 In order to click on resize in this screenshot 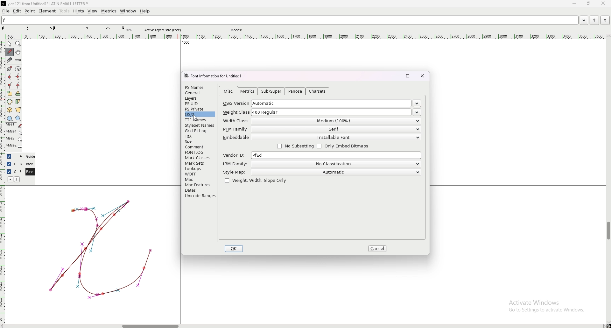, I will do `click(588, 4)`.